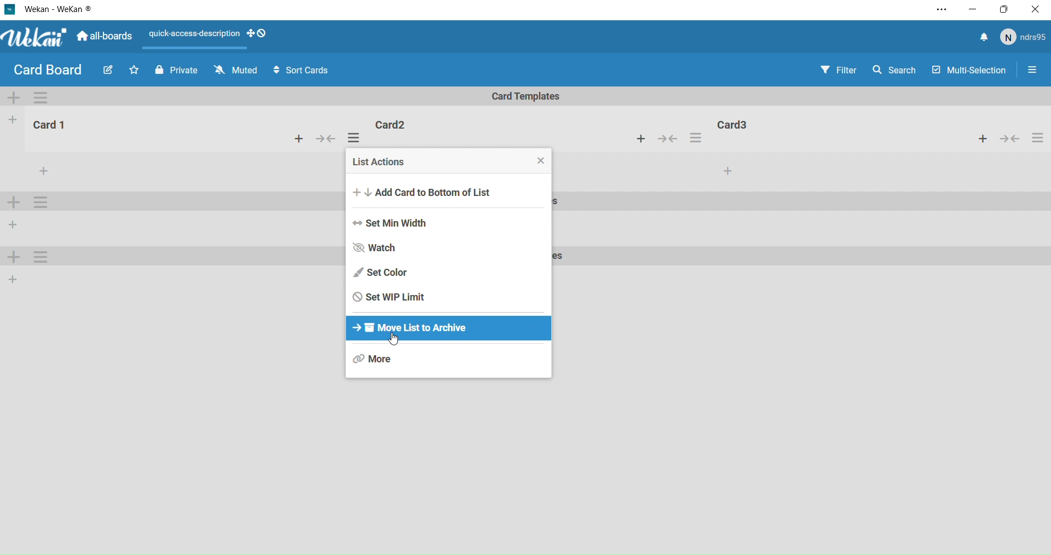 The width and height of the screenshot is (1051, 555). What do you see at coordinates (355, 136) in the screenshot?
I see `actions` at bounding box center [355, 136].